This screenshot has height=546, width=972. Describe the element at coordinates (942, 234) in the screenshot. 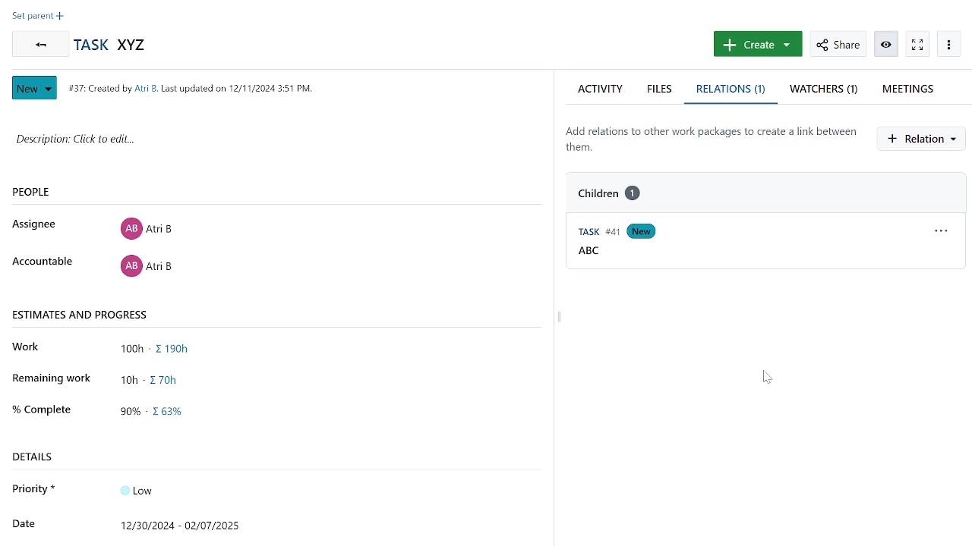

I see `relation actions` at that location.